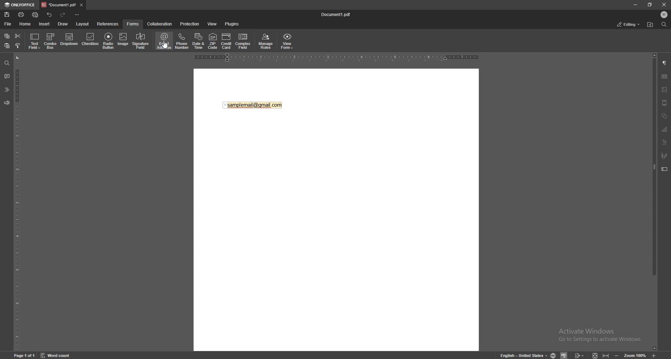  What do you see at coordinates (635, 5) in the screenshot?
I see `minimize` at bounding box center [635, 5].